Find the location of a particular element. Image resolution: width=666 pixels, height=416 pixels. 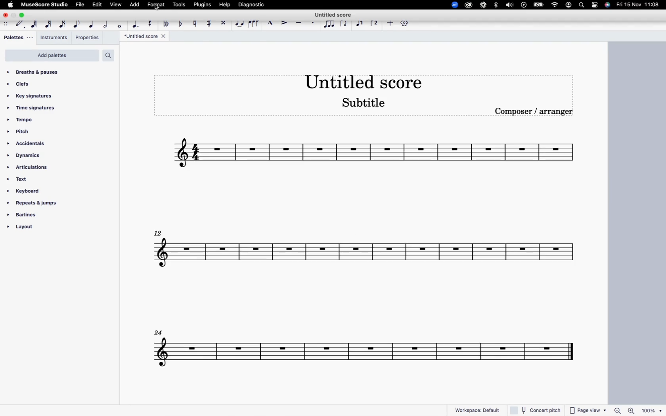

concert pitch is located at coordinates (535, 410).